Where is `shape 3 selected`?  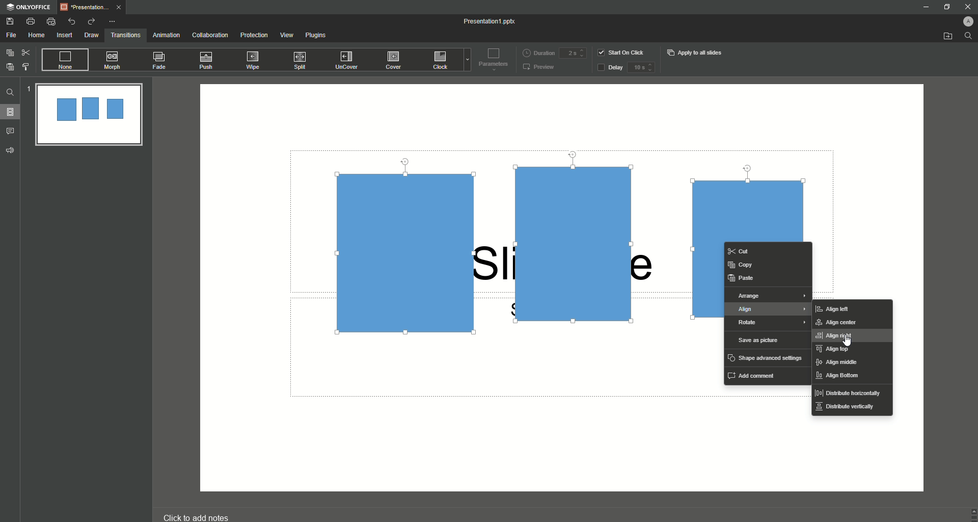 shape 3 selected is located at coordinates (746, 197).